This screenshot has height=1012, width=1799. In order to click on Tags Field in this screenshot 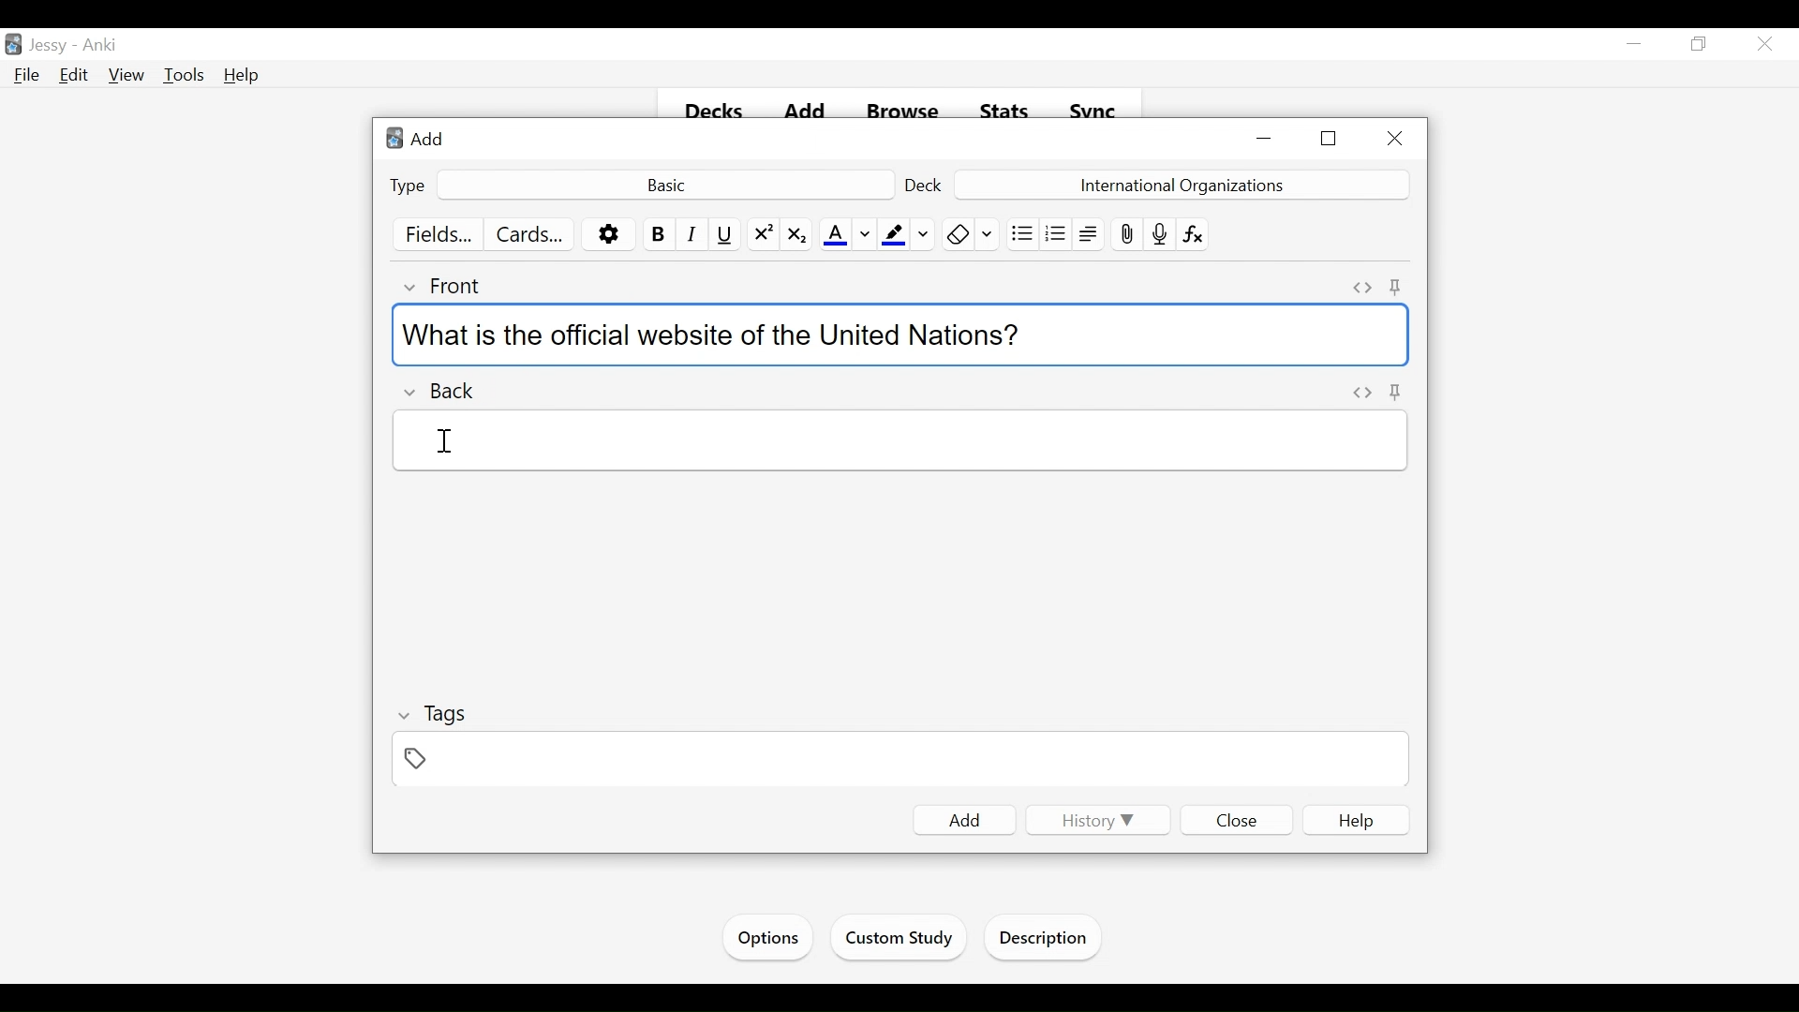, I will do `click(901, 762)`.